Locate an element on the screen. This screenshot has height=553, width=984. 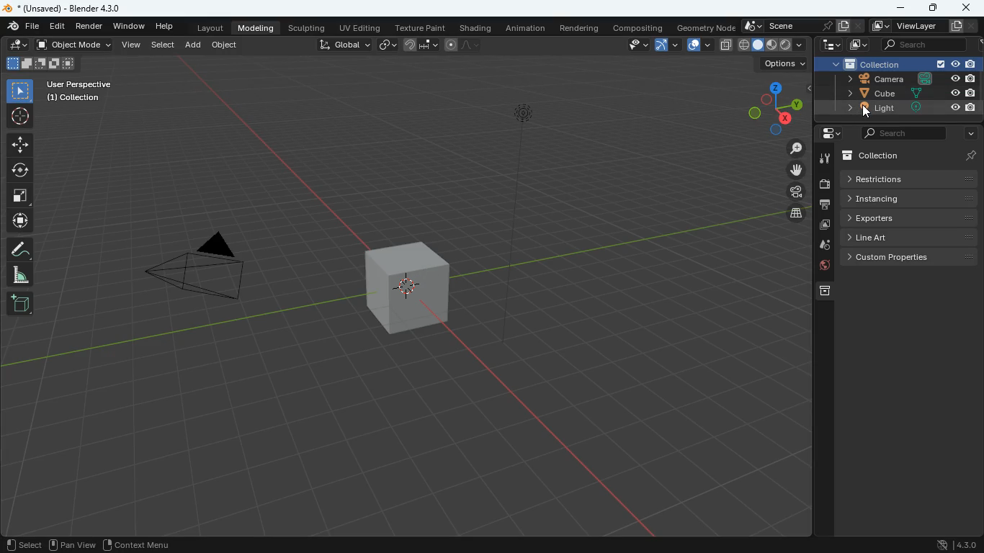
select is located at coordinates (23, 544).